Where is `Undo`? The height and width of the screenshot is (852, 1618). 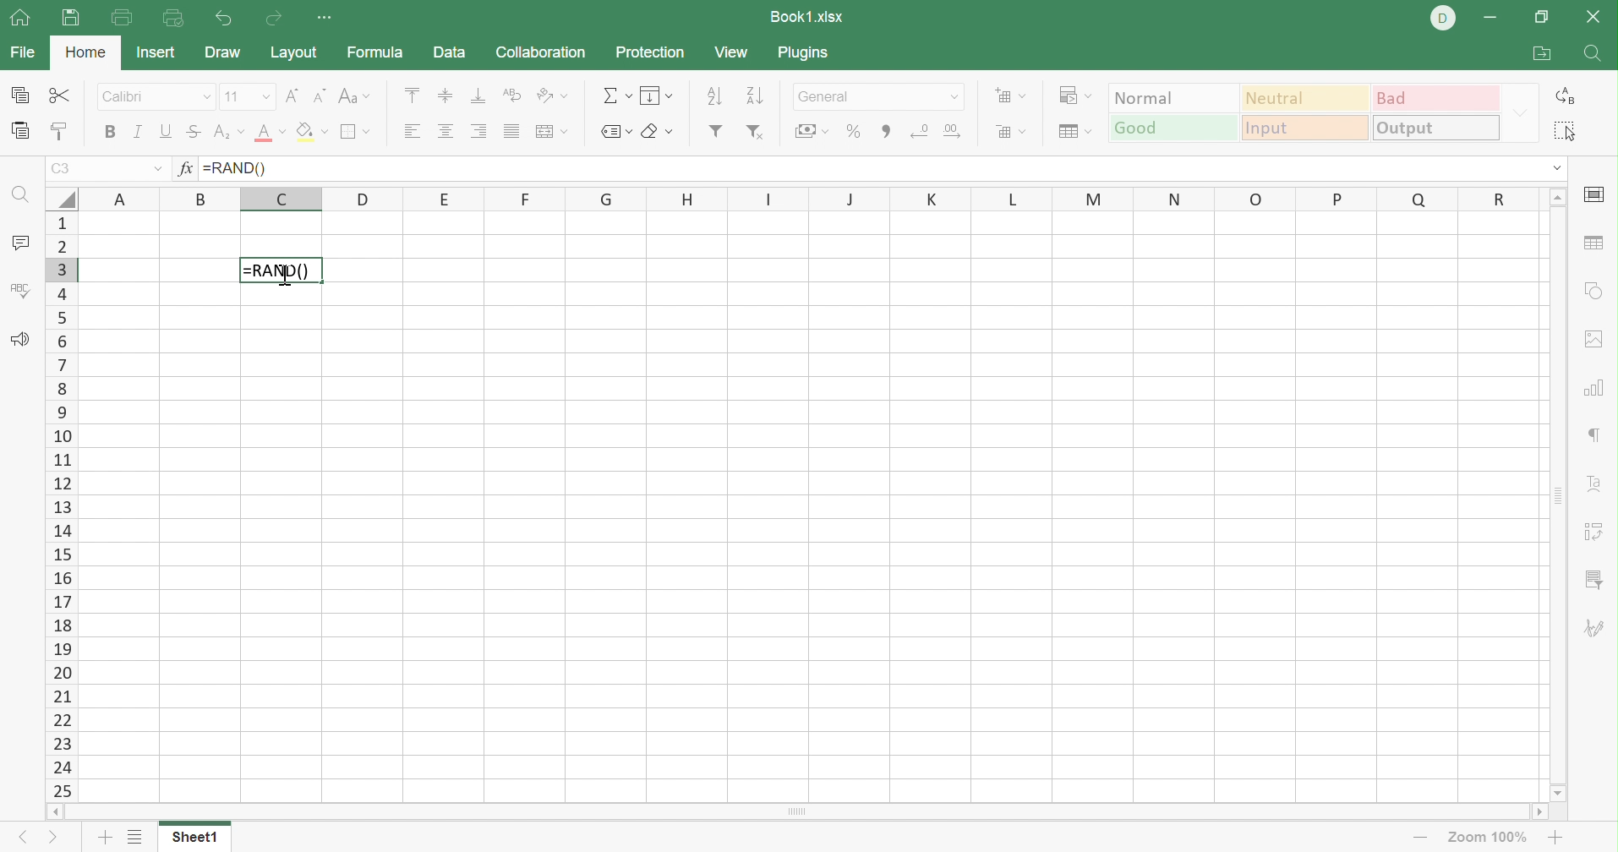
Undo is located at coordinates (227, 20).